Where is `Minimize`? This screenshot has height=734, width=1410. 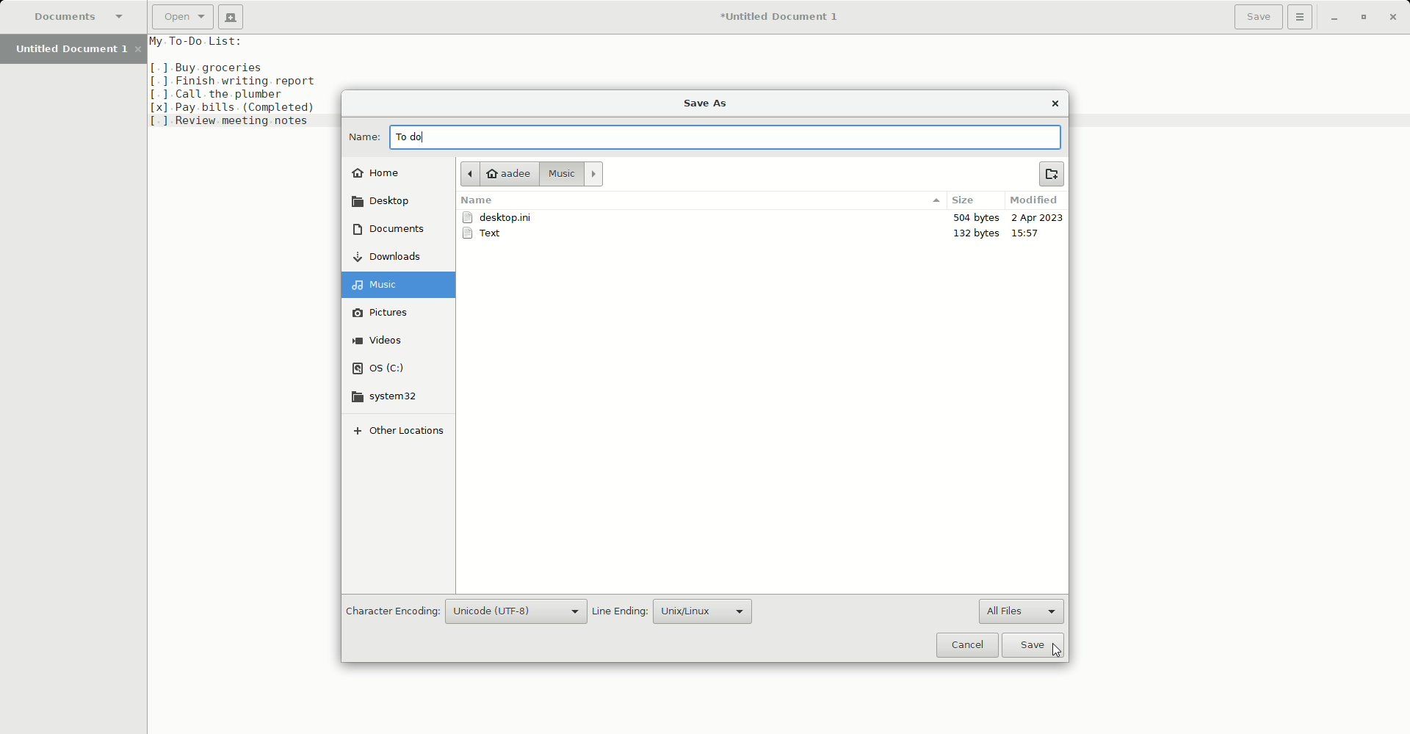 Minimize is located at coordinates (1335, 18).